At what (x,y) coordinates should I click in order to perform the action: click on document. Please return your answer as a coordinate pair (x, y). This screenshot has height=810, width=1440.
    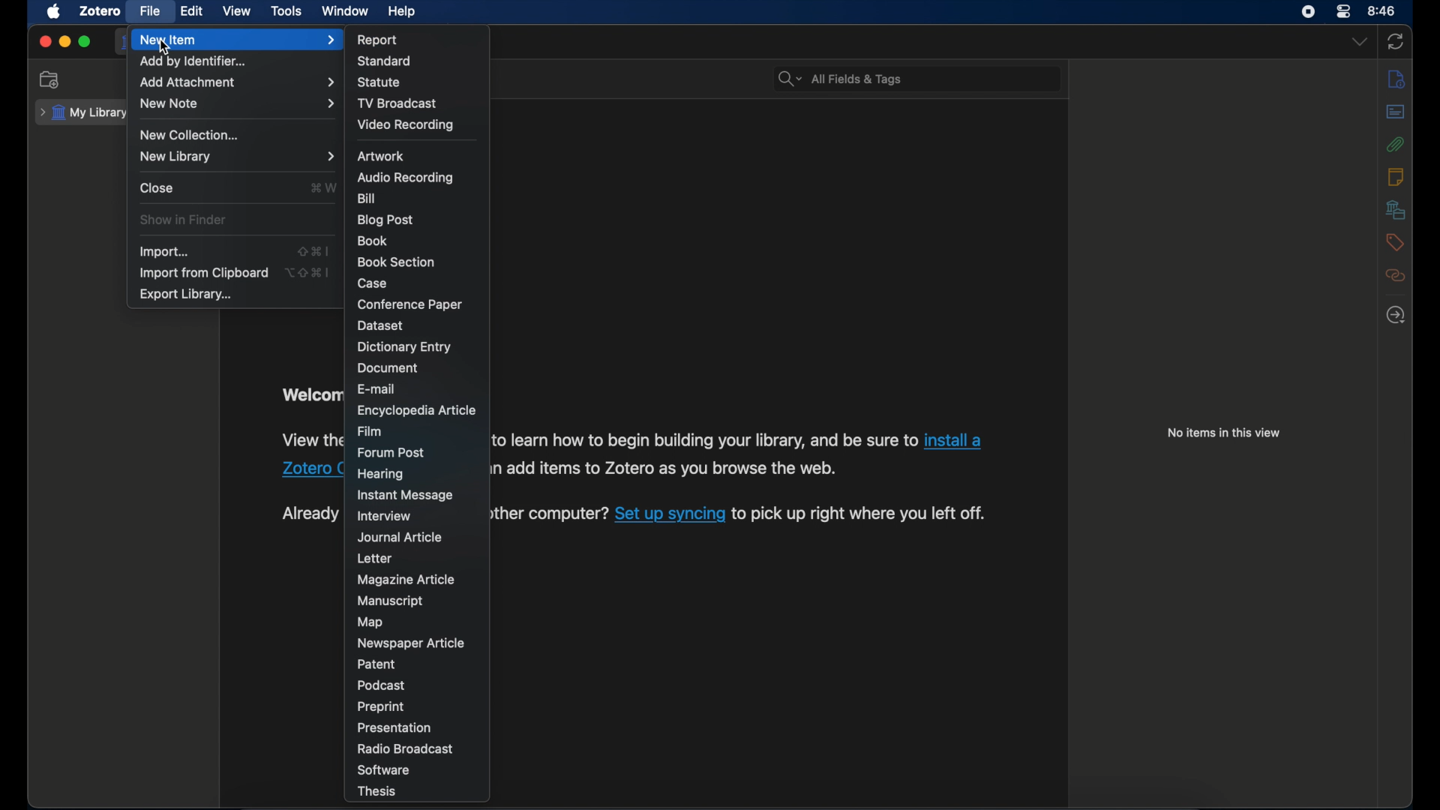
    Looking at the image, I should click on (388, 368).